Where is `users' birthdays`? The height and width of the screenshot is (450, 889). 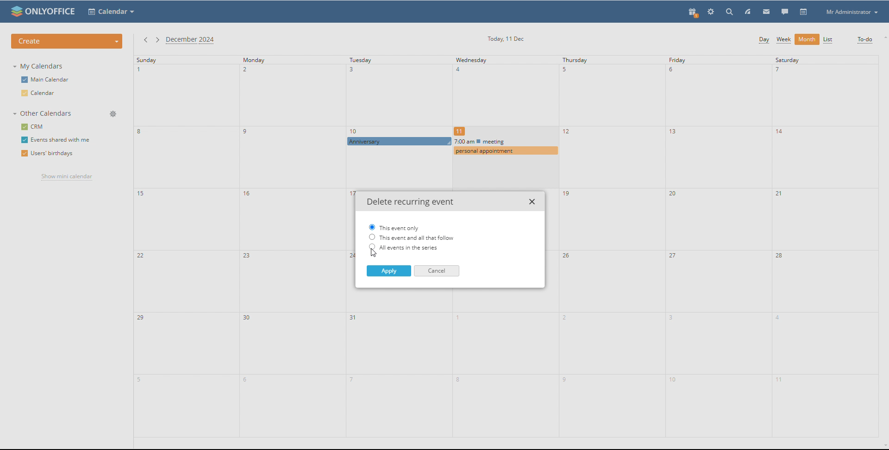 users' birthdays is located at coordinates (48, 154).